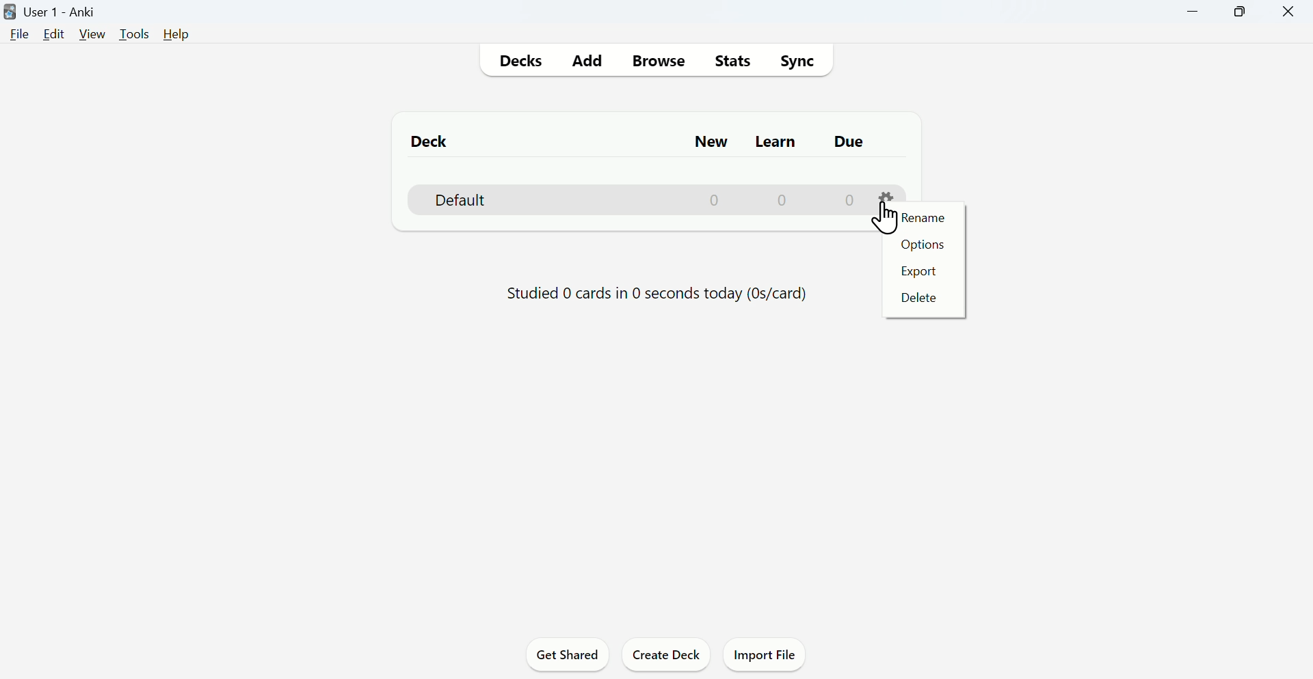 The image size is (1313, 679). What do you see at coordinates (848, 141) in the screenshot?
I see `Due` at bounding box center [848, 141].